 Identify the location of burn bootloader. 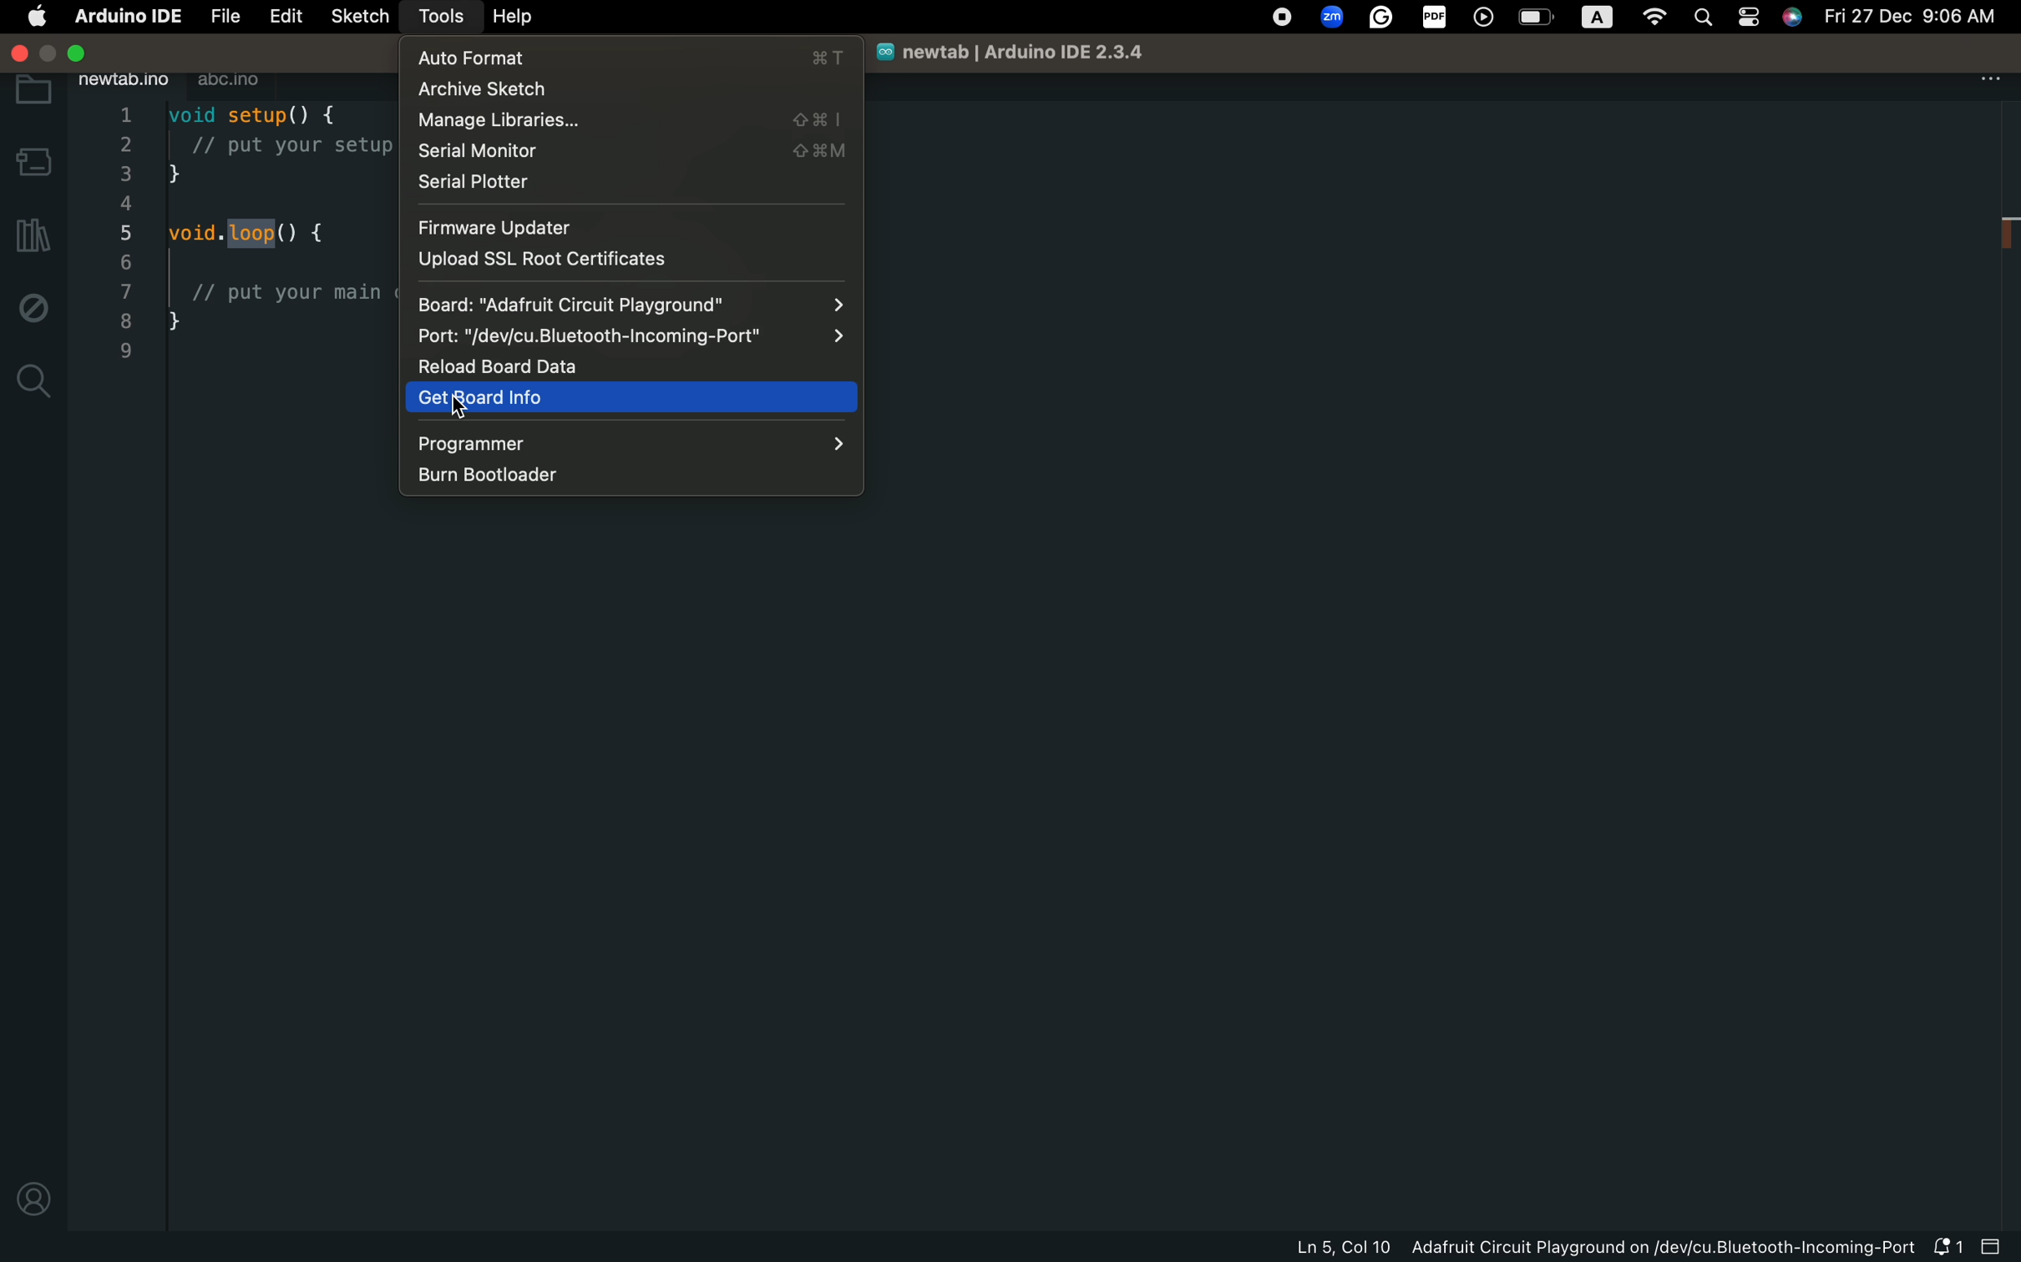
(543, 476).